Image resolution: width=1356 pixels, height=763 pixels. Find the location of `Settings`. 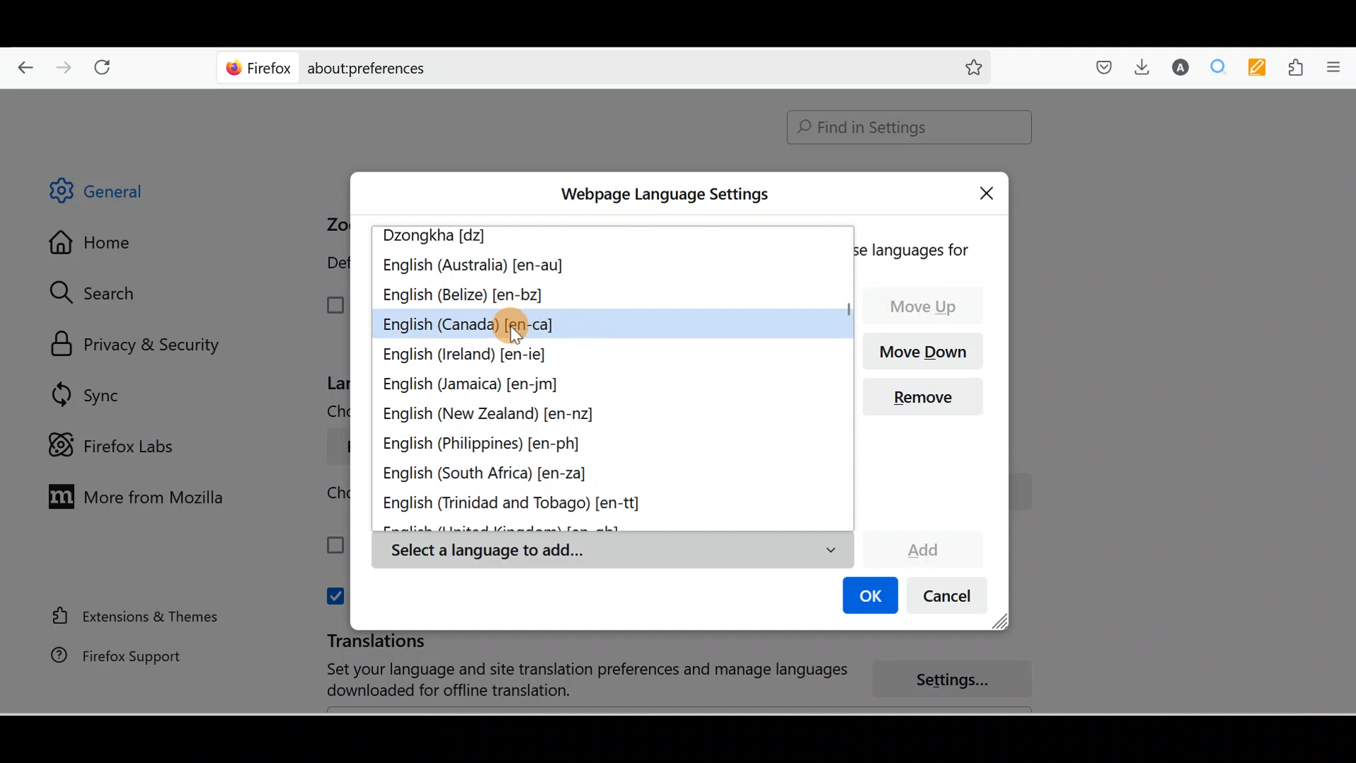

Settings is located at coordinates (961, 680).